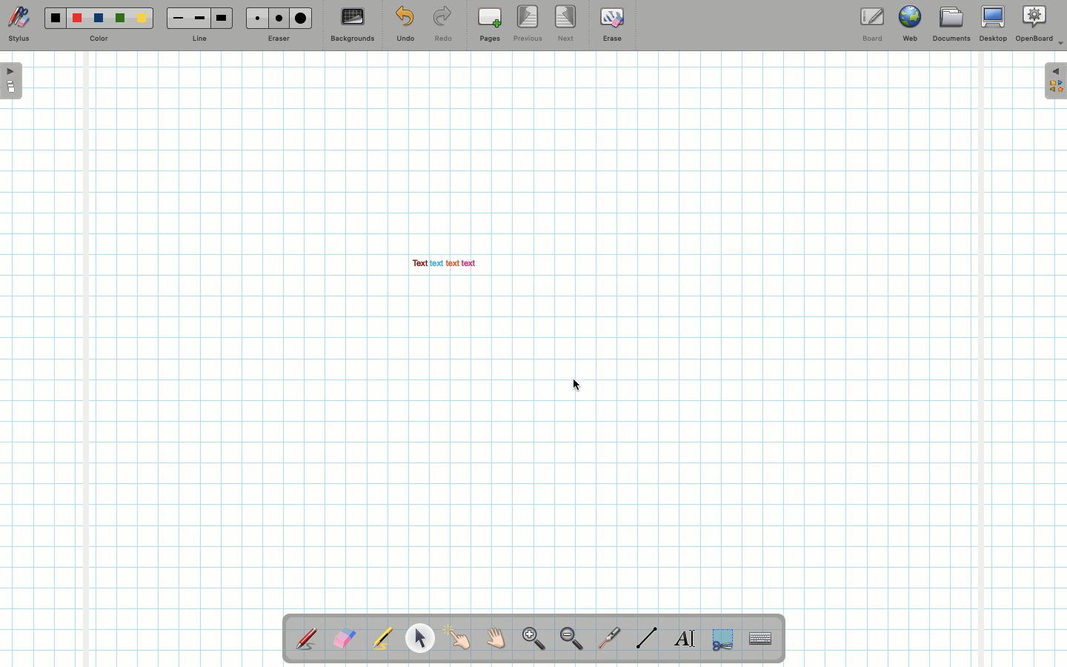 The height and width of the screenshot is (667, 1067). Describe the element at coordinates (97, 39) in the screenshot. I see `Color` at that location.